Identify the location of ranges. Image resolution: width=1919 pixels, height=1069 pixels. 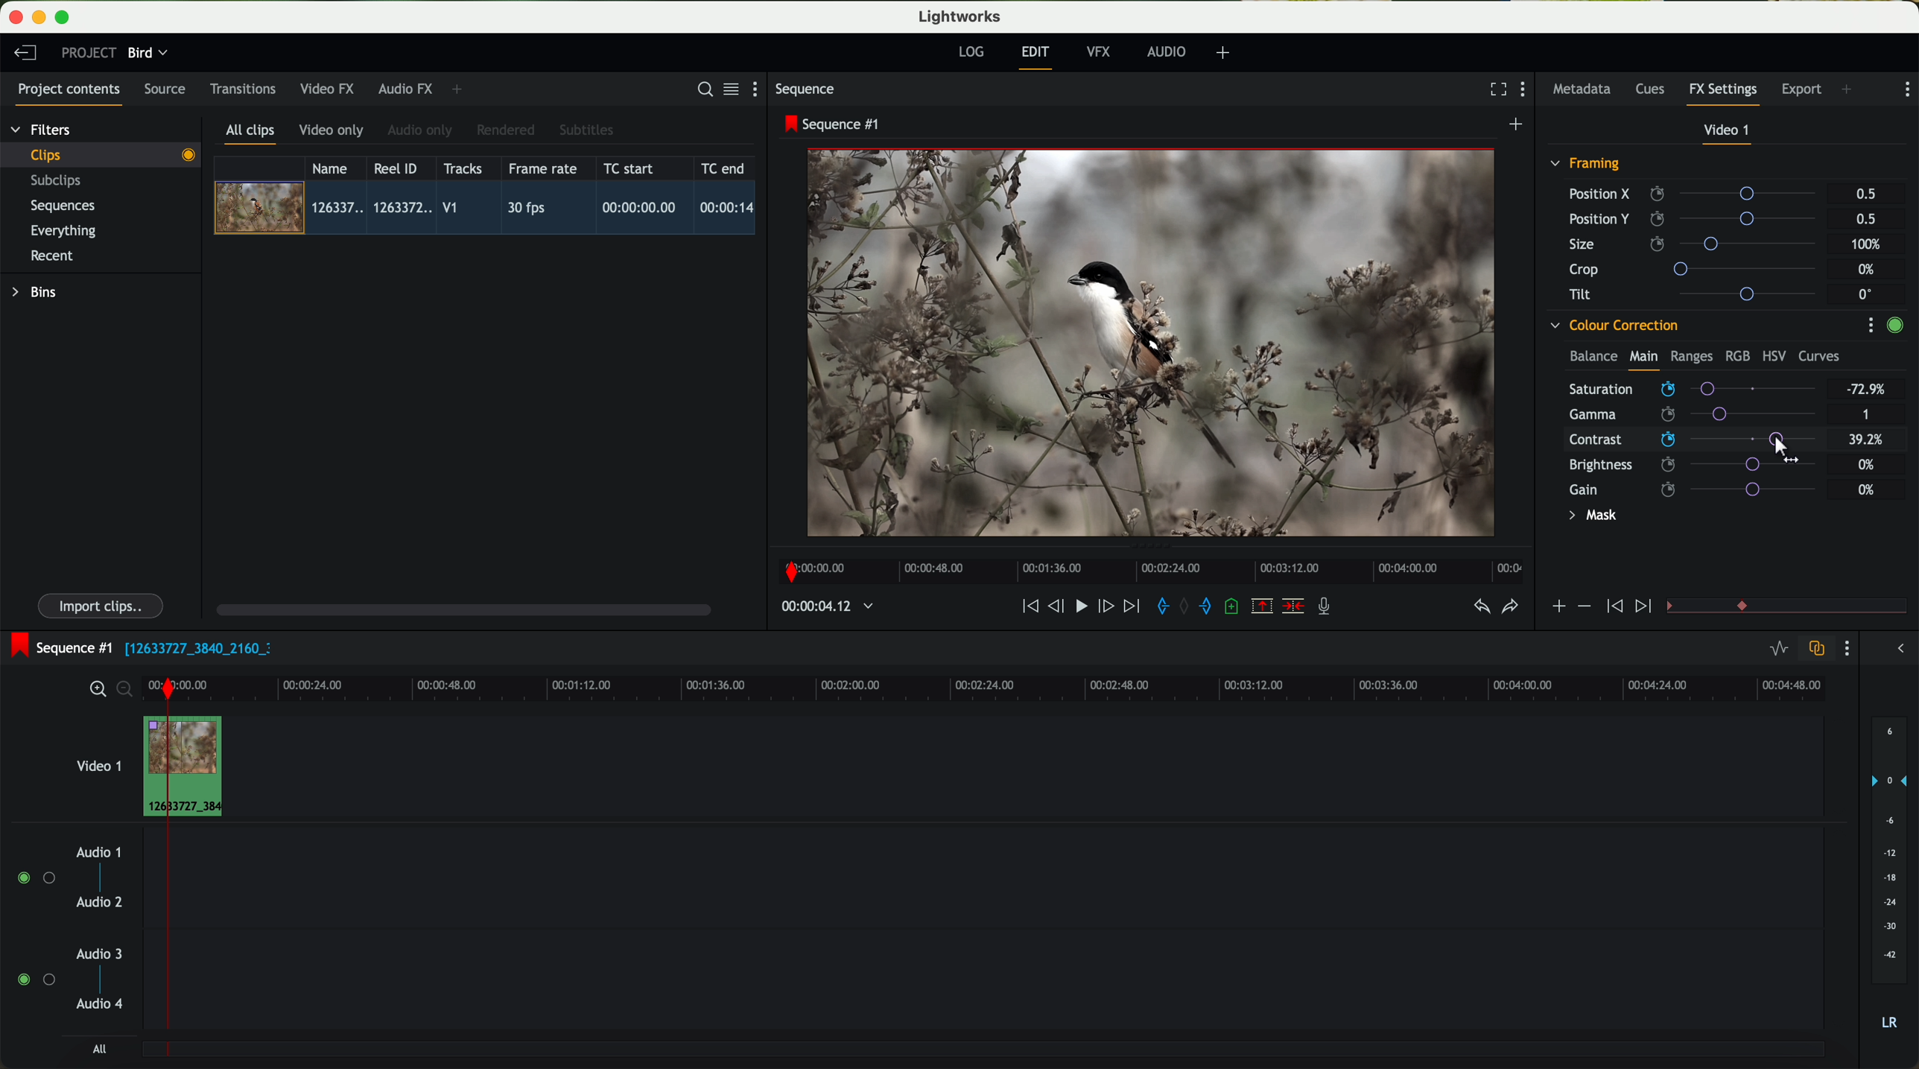
(1691, 355).